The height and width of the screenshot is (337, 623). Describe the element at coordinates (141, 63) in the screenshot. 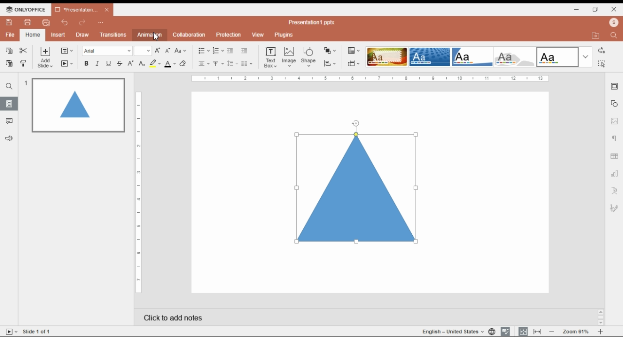

I see `subscript` at that location.